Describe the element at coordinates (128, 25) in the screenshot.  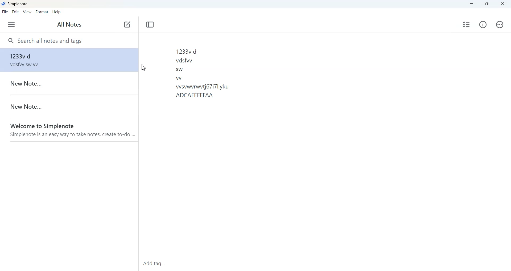
I see `New note` at that location.